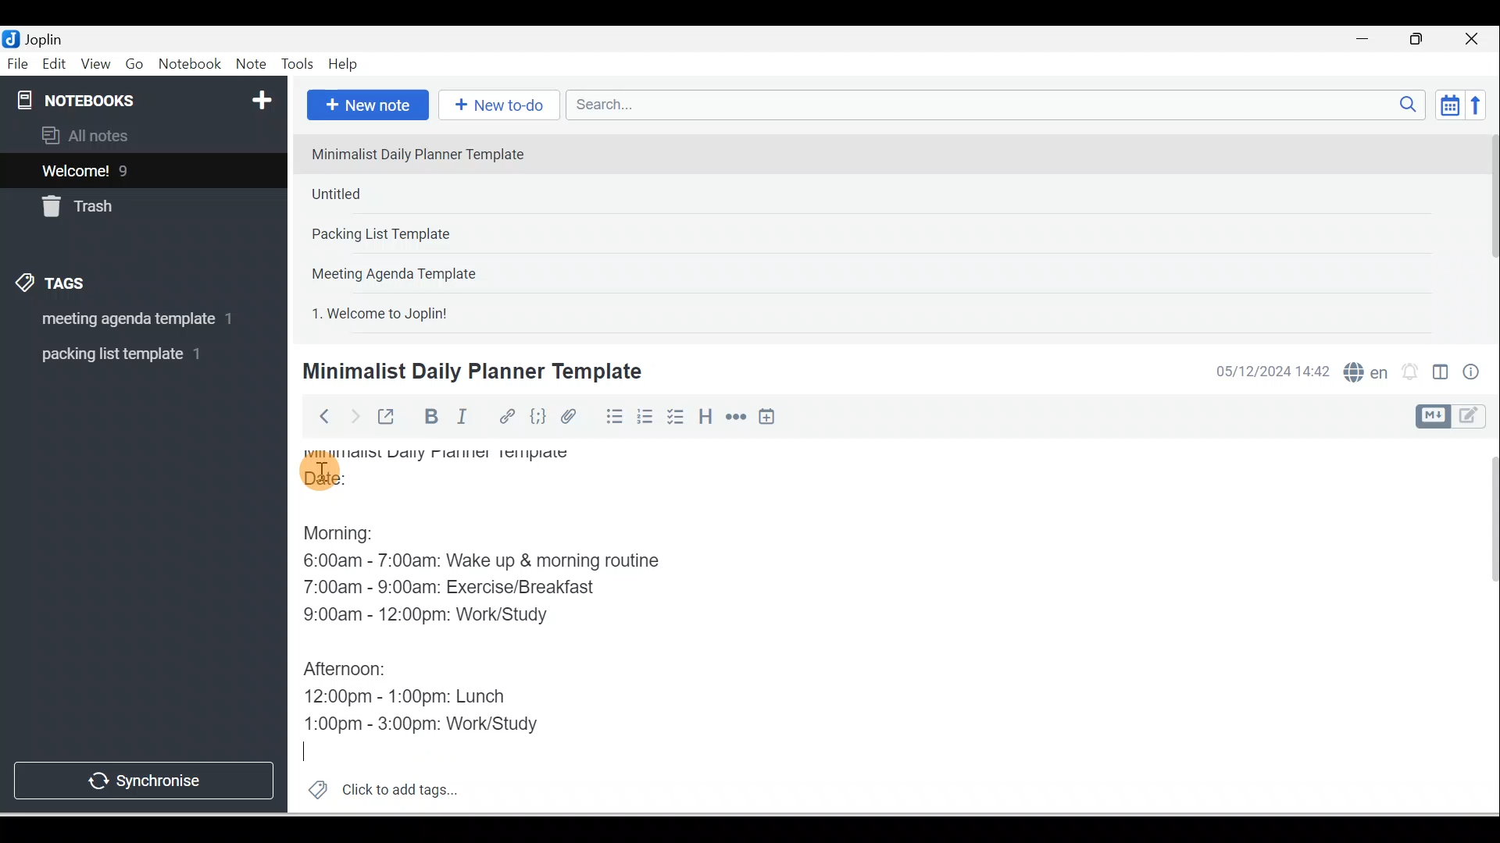 This screenshot has width=1500, height=843. I want to click on Set alarm, so click(1408, 372).